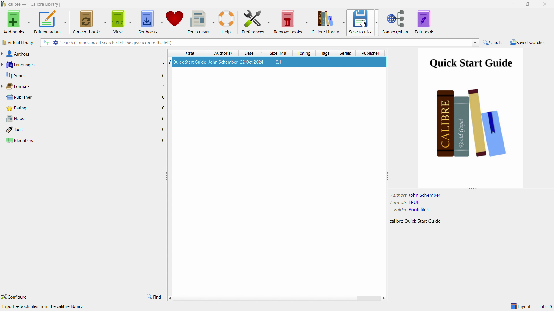 The image size is (554, 311). What do you see at coordinates (325, 53) in the screenshot?
I see `tags` at bounding box center [325, 53].